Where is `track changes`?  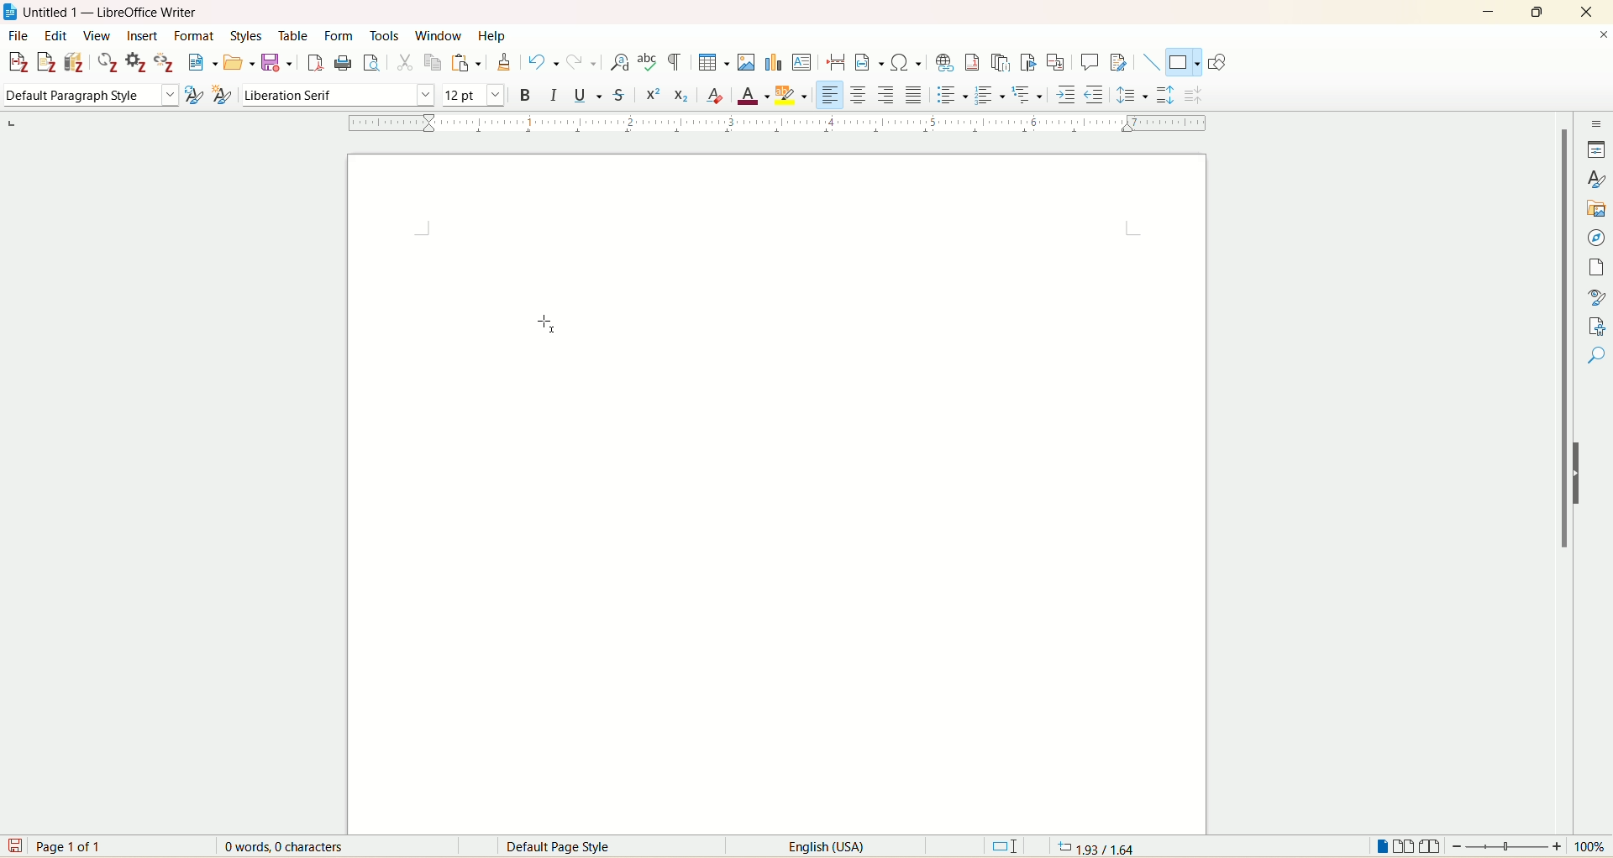
track changes is located at coordinates (1118, 61).